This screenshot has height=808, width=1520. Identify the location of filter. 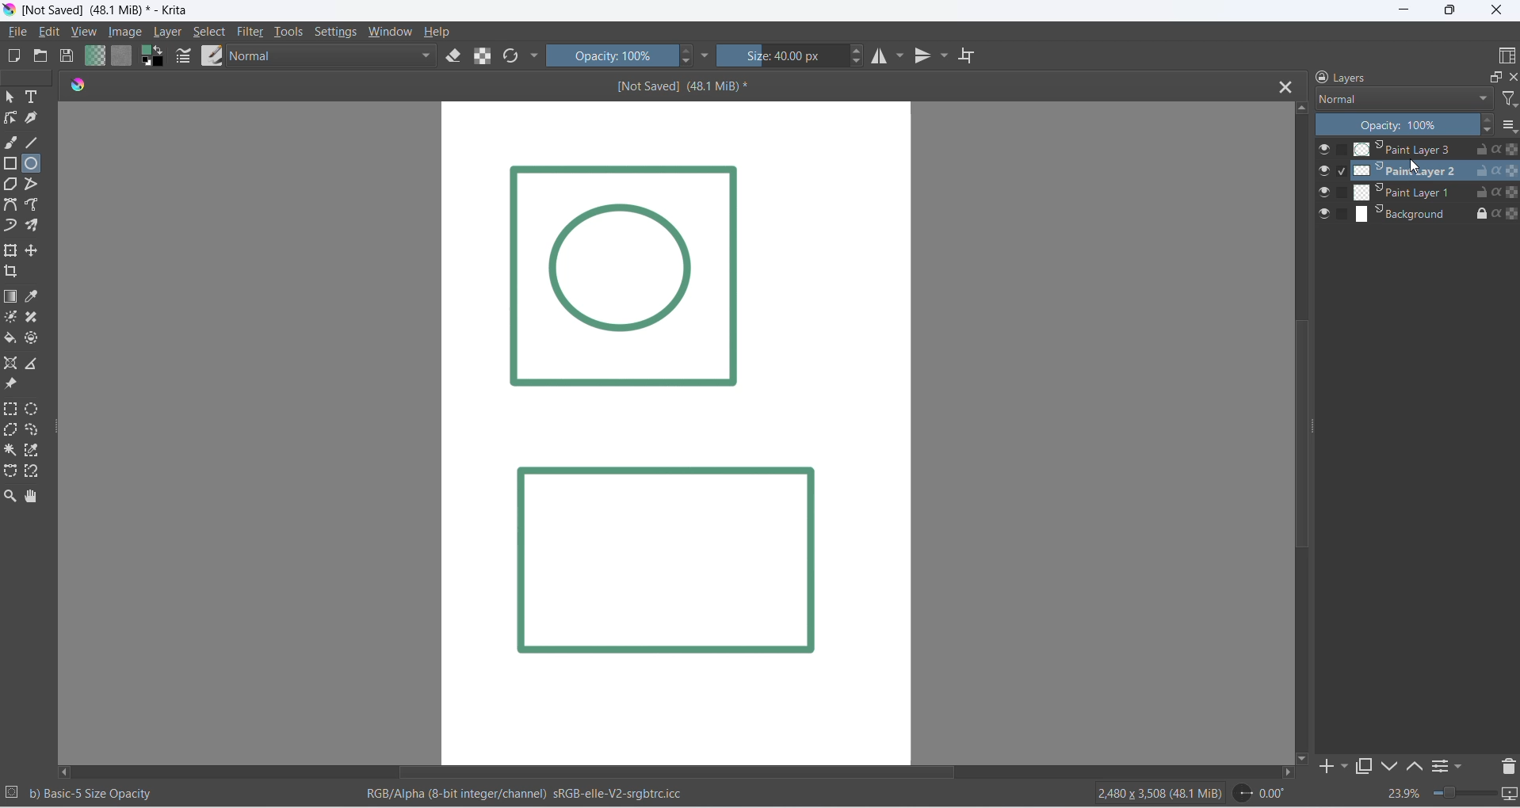
(247, 33).